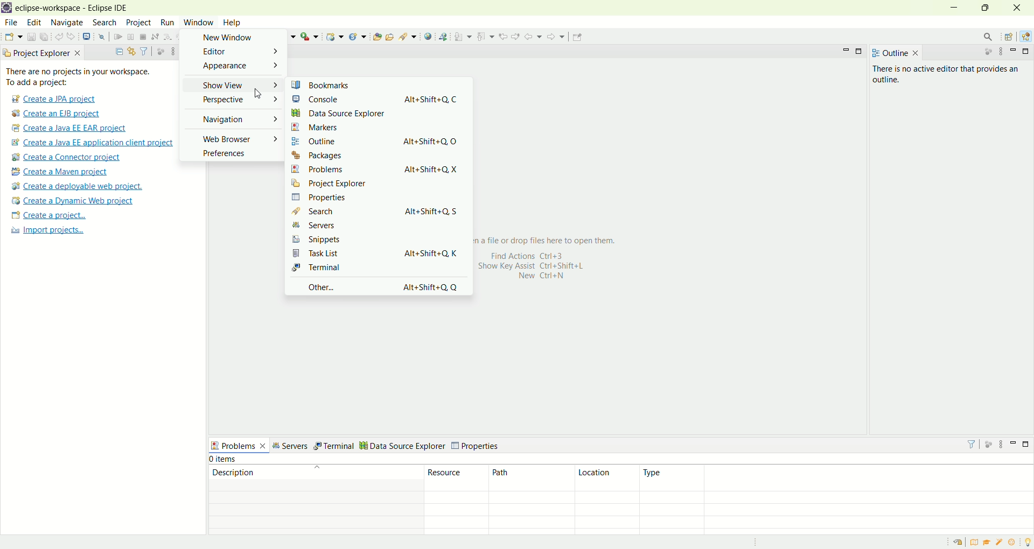  What do you see at coordinates (91, 77) in the screenshot?
I see `There are no projects inn your workspace. To add a project:` at bounding box center [91, 77].